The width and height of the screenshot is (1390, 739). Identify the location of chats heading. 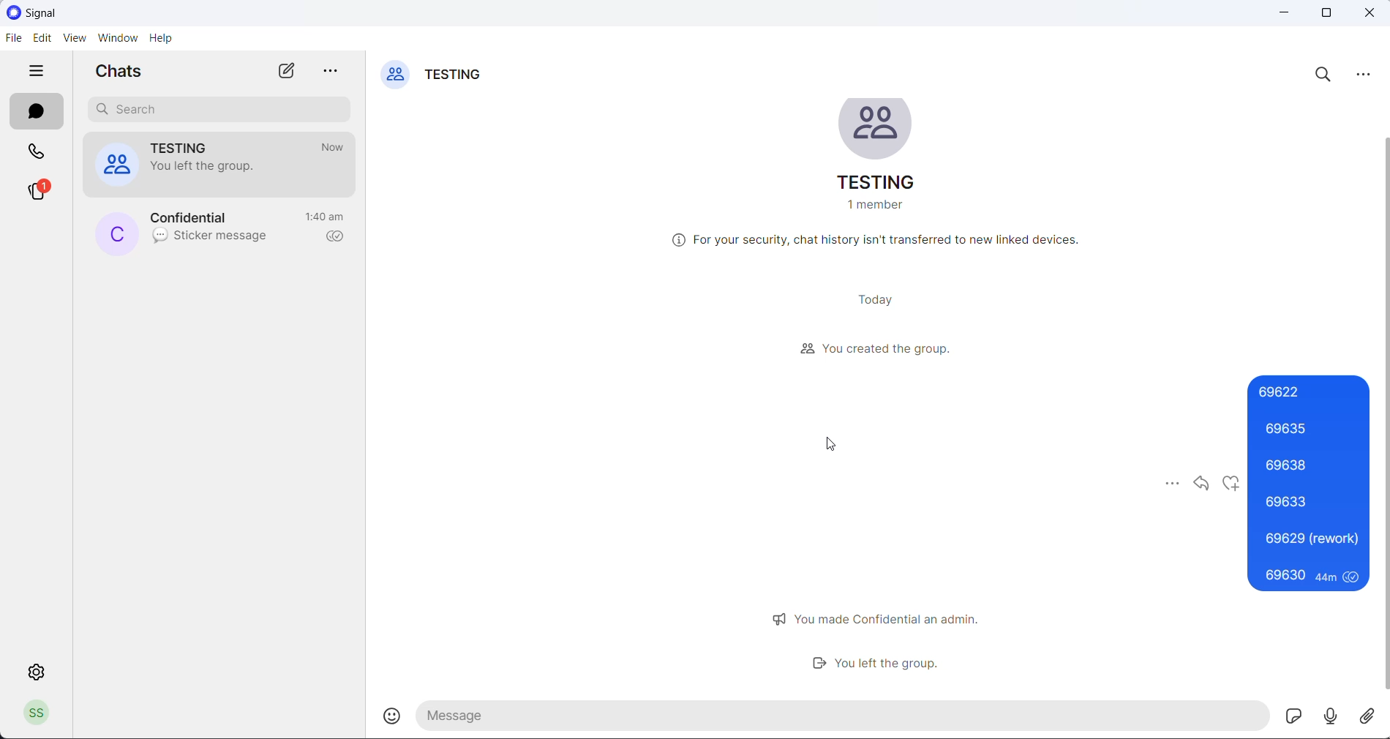
(124, 74).